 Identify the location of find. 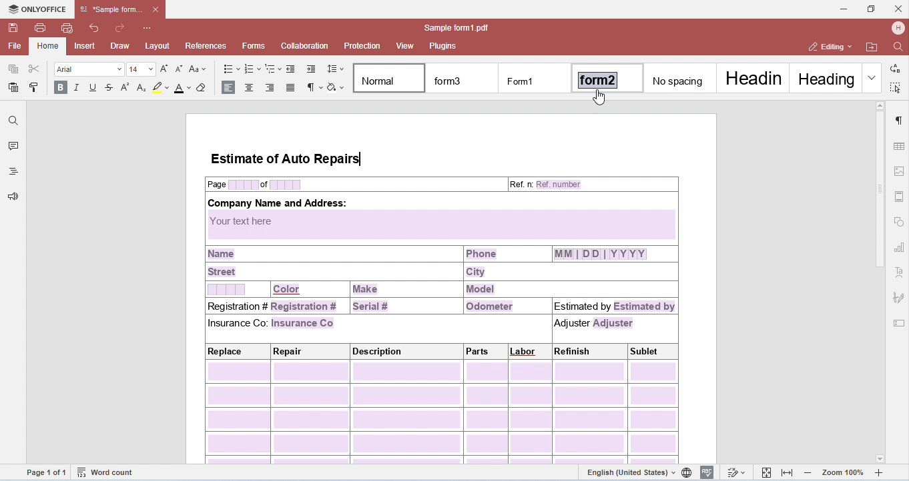
(13, 121).